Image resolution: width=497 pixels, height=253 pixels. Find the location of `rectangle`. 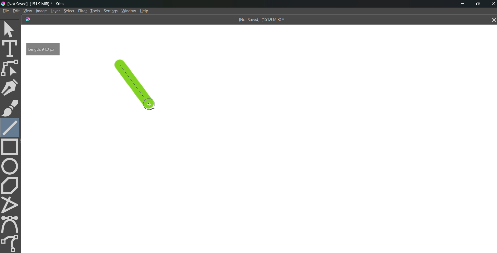

rectangle is located at coordinates (11, 147).